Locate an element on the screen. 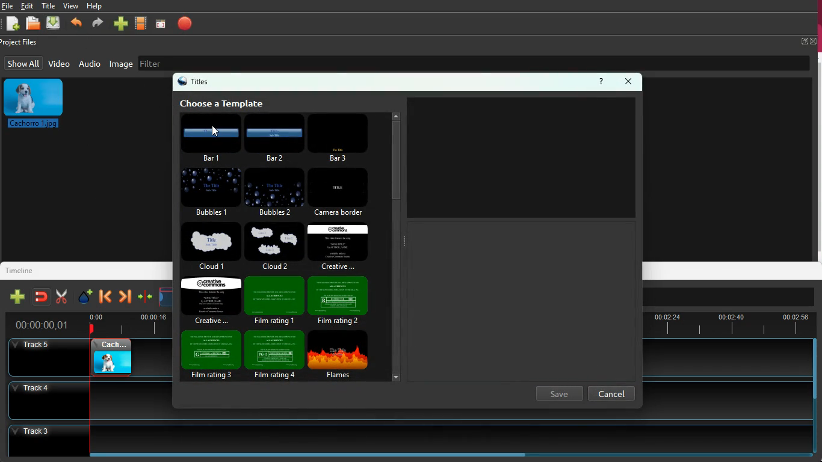 The image size is (822, 462). show all is located at coordinates (23, 63).